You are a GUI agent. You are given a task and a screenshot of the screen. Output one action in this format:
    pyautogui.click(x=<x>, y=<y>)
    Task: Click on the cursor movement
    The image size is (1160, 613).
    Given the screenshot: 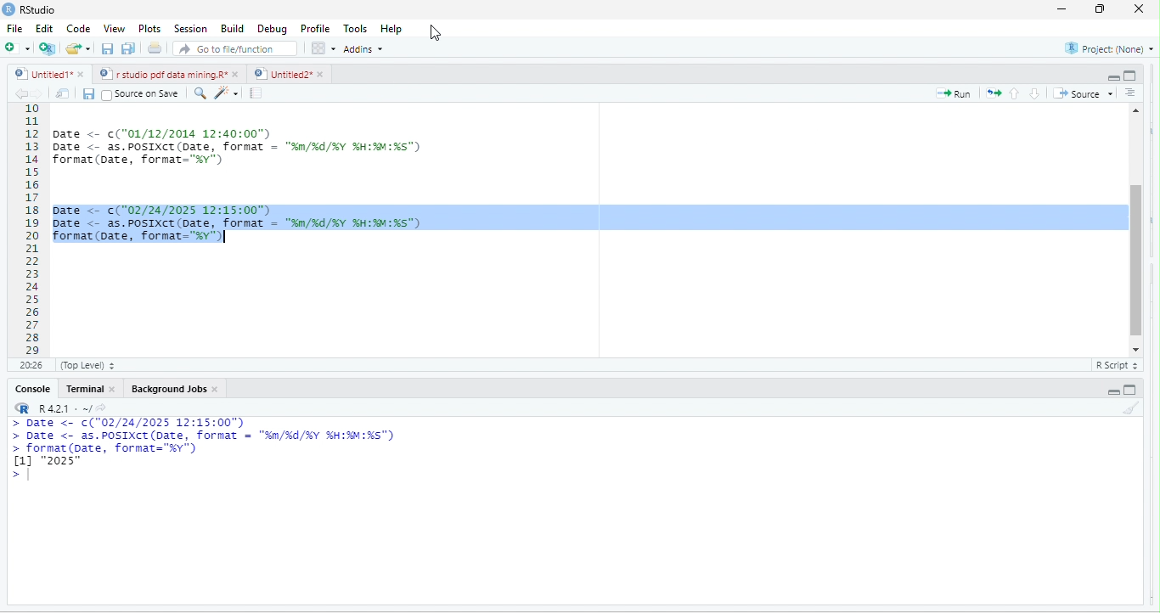 What is the action you would take?
    pyautogui.click(x=434, y=36)
    